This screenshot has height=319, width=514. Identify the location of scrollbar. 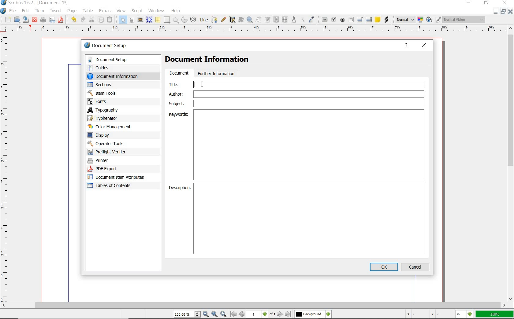
(511, 164).